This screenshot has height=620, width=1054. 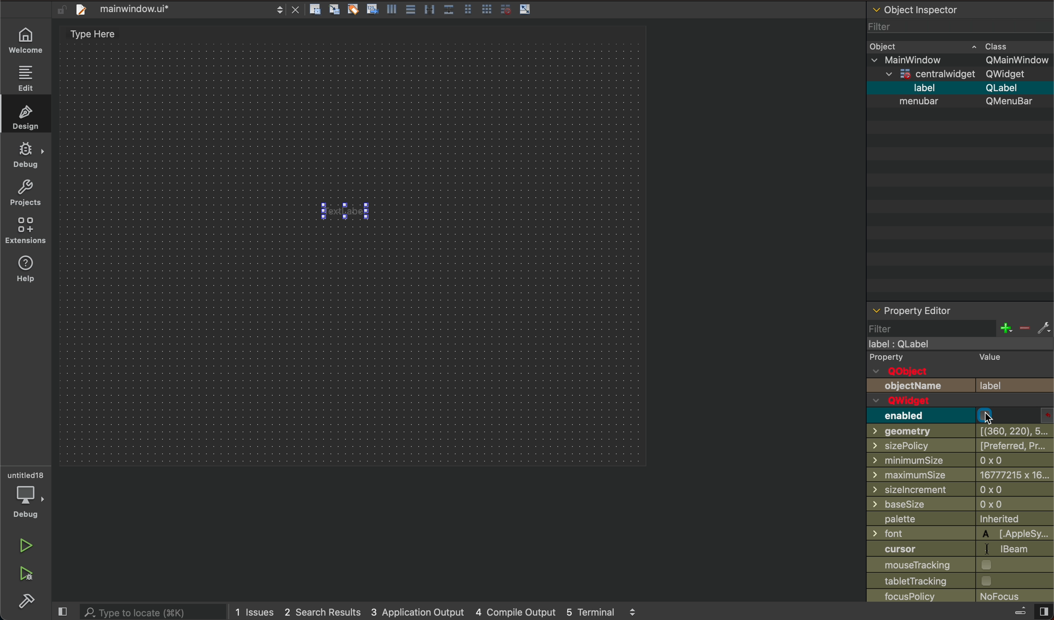 I want to click on menubar, so click(x=918, y=102).